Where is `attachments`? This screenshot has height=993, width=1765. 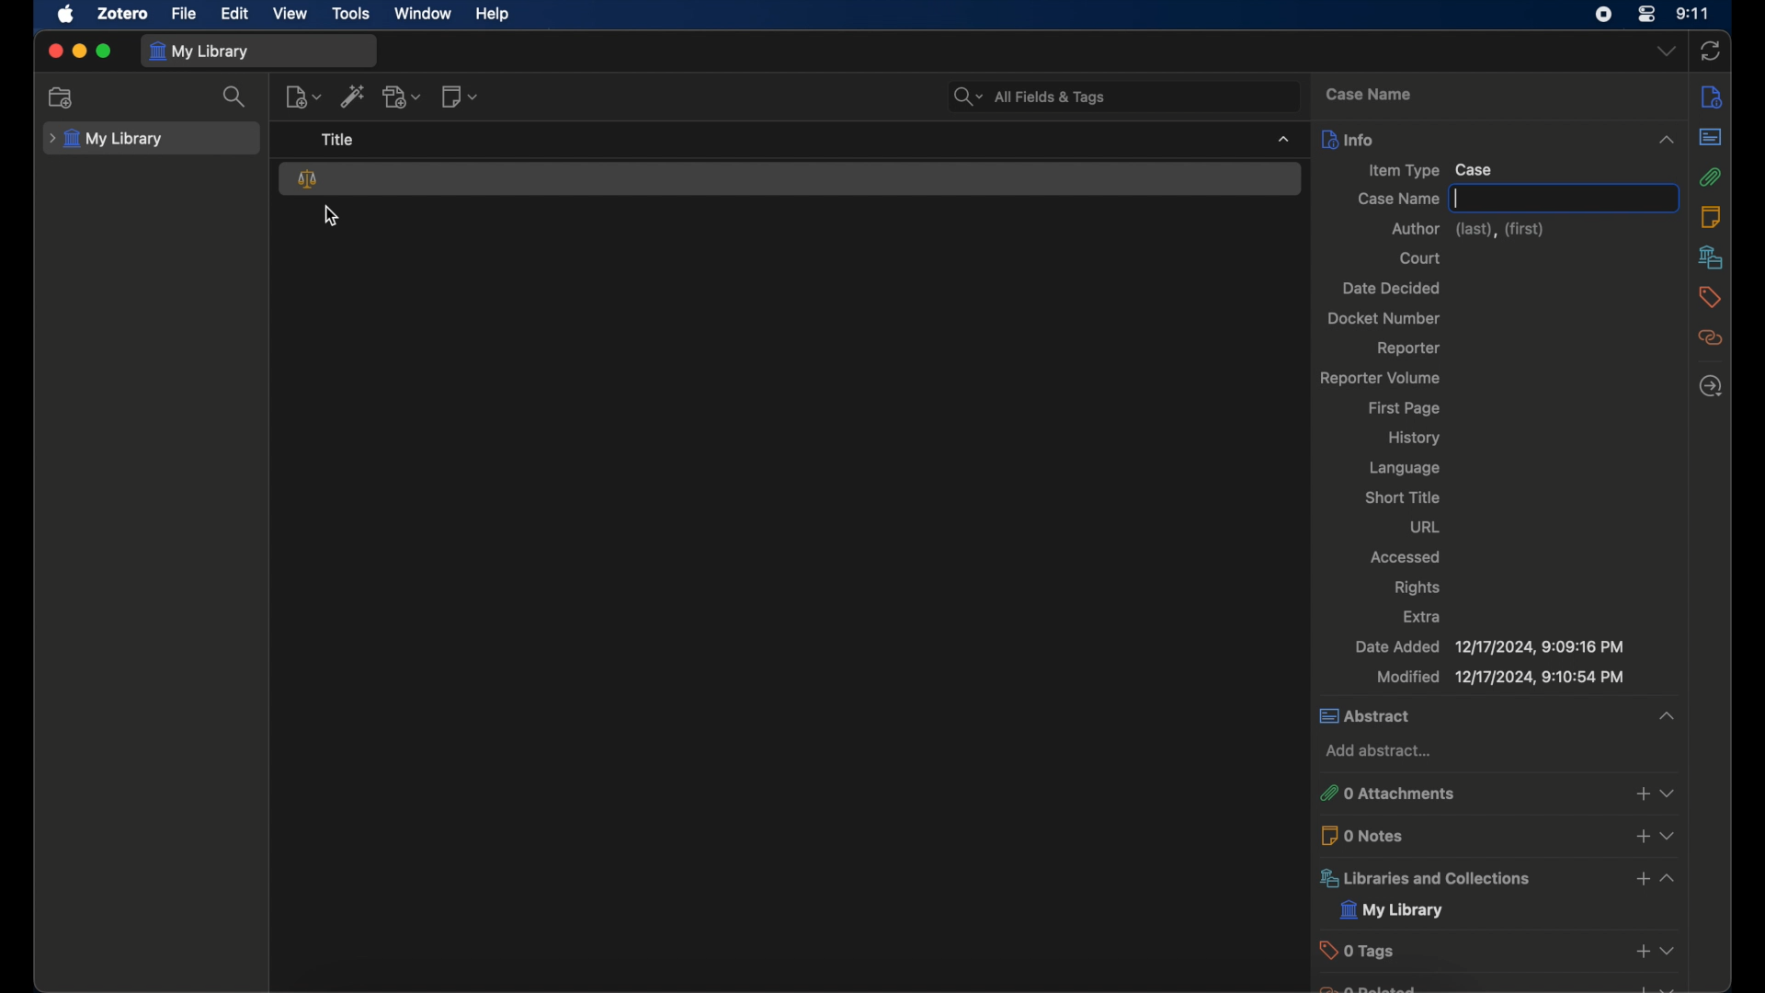
attachments is located at coordinates (1499, 793).